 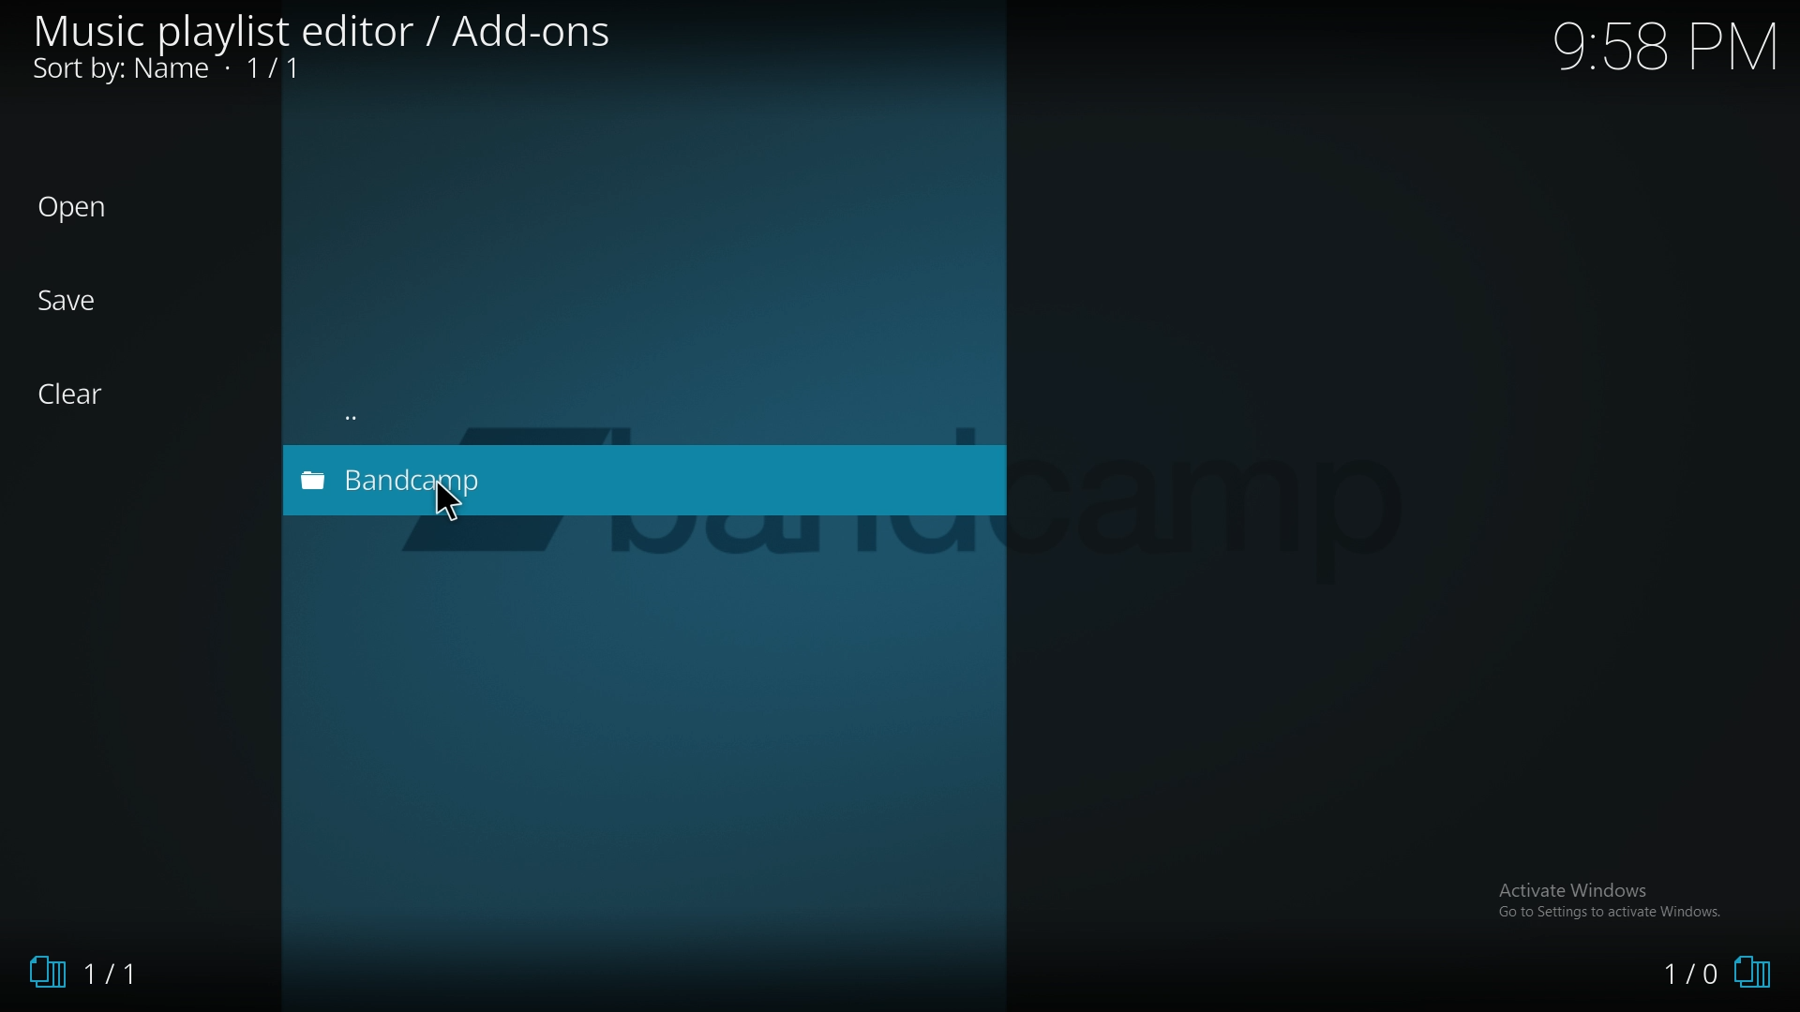 What do you see at coordinates (1668, 53) in the screenshot?
I see `9:58 PM` at bounding box center [1668, 53].